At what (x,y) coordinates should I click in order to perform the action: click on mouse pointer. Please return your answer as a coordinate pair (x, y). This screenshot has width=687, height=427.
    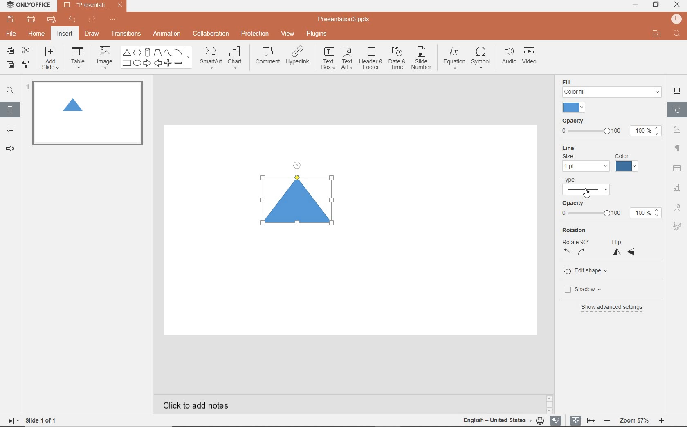
    Looking at the image, I should click on (587, 194).